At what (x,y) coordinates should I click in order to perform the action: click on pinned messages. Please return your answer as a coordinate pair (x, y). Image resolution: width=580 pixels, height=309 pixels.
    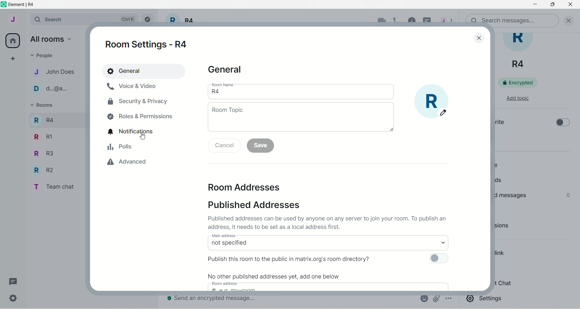
    Looking at the image, I should click on (511, 195).